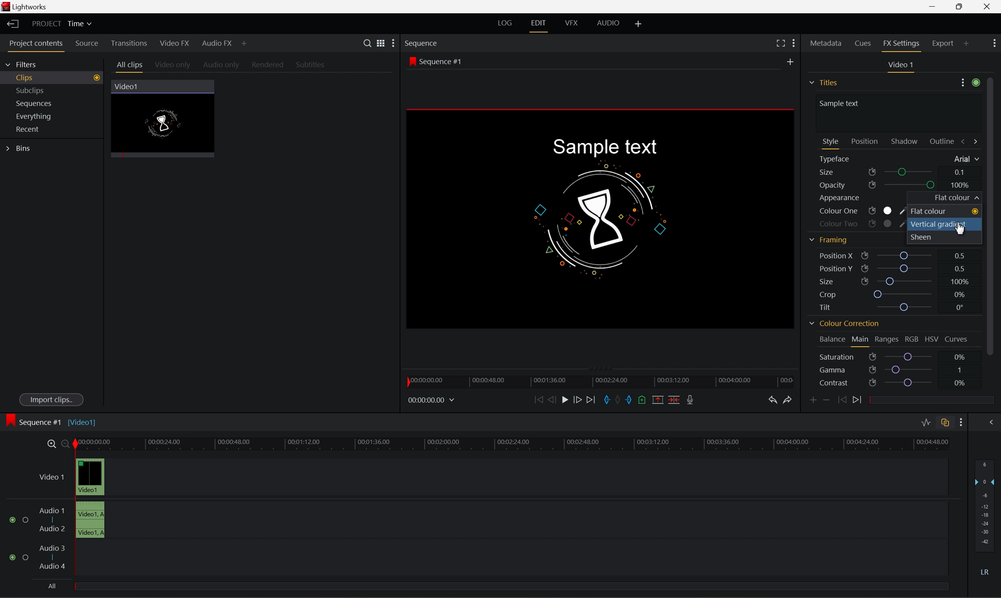 The image size is (1001, 598). What do you see at coordinates (130, 66) in the screenshot?
I see `all clips` at bounding box center [130, 66].